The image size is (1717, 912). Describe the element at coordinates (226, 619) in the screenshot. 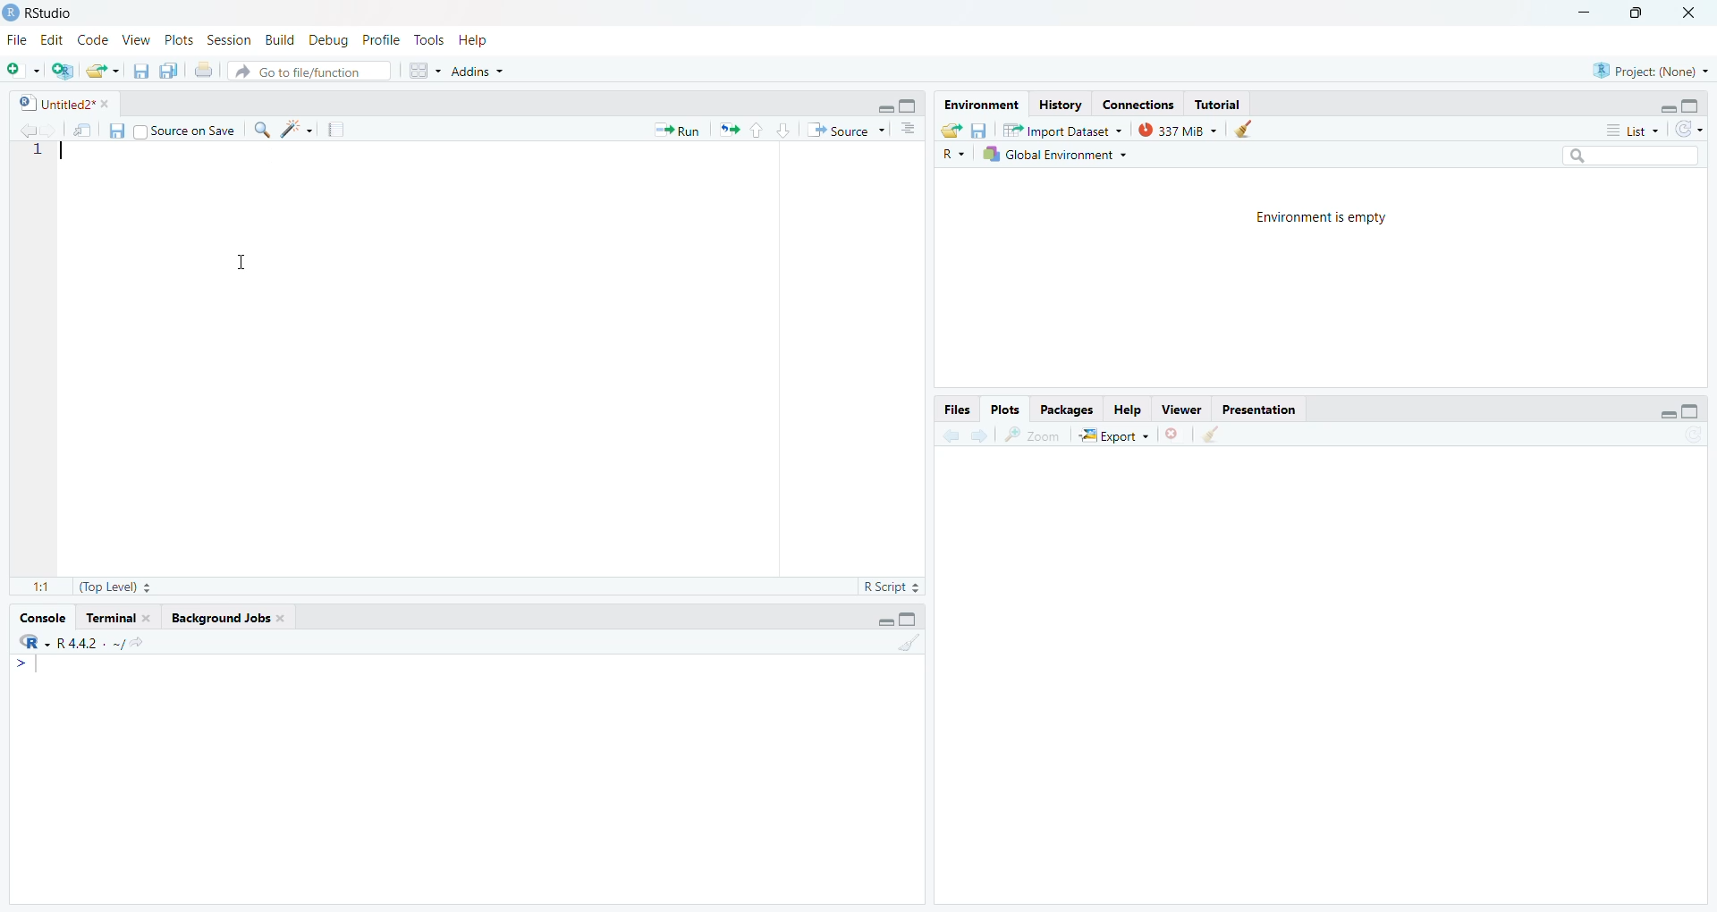

I see `background Jobs` at that location.